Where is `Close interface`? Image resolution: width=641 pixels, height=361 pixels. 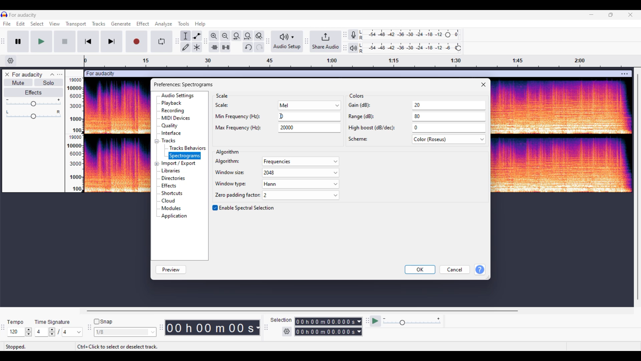 Close interface is located at coordinates (631, 15).